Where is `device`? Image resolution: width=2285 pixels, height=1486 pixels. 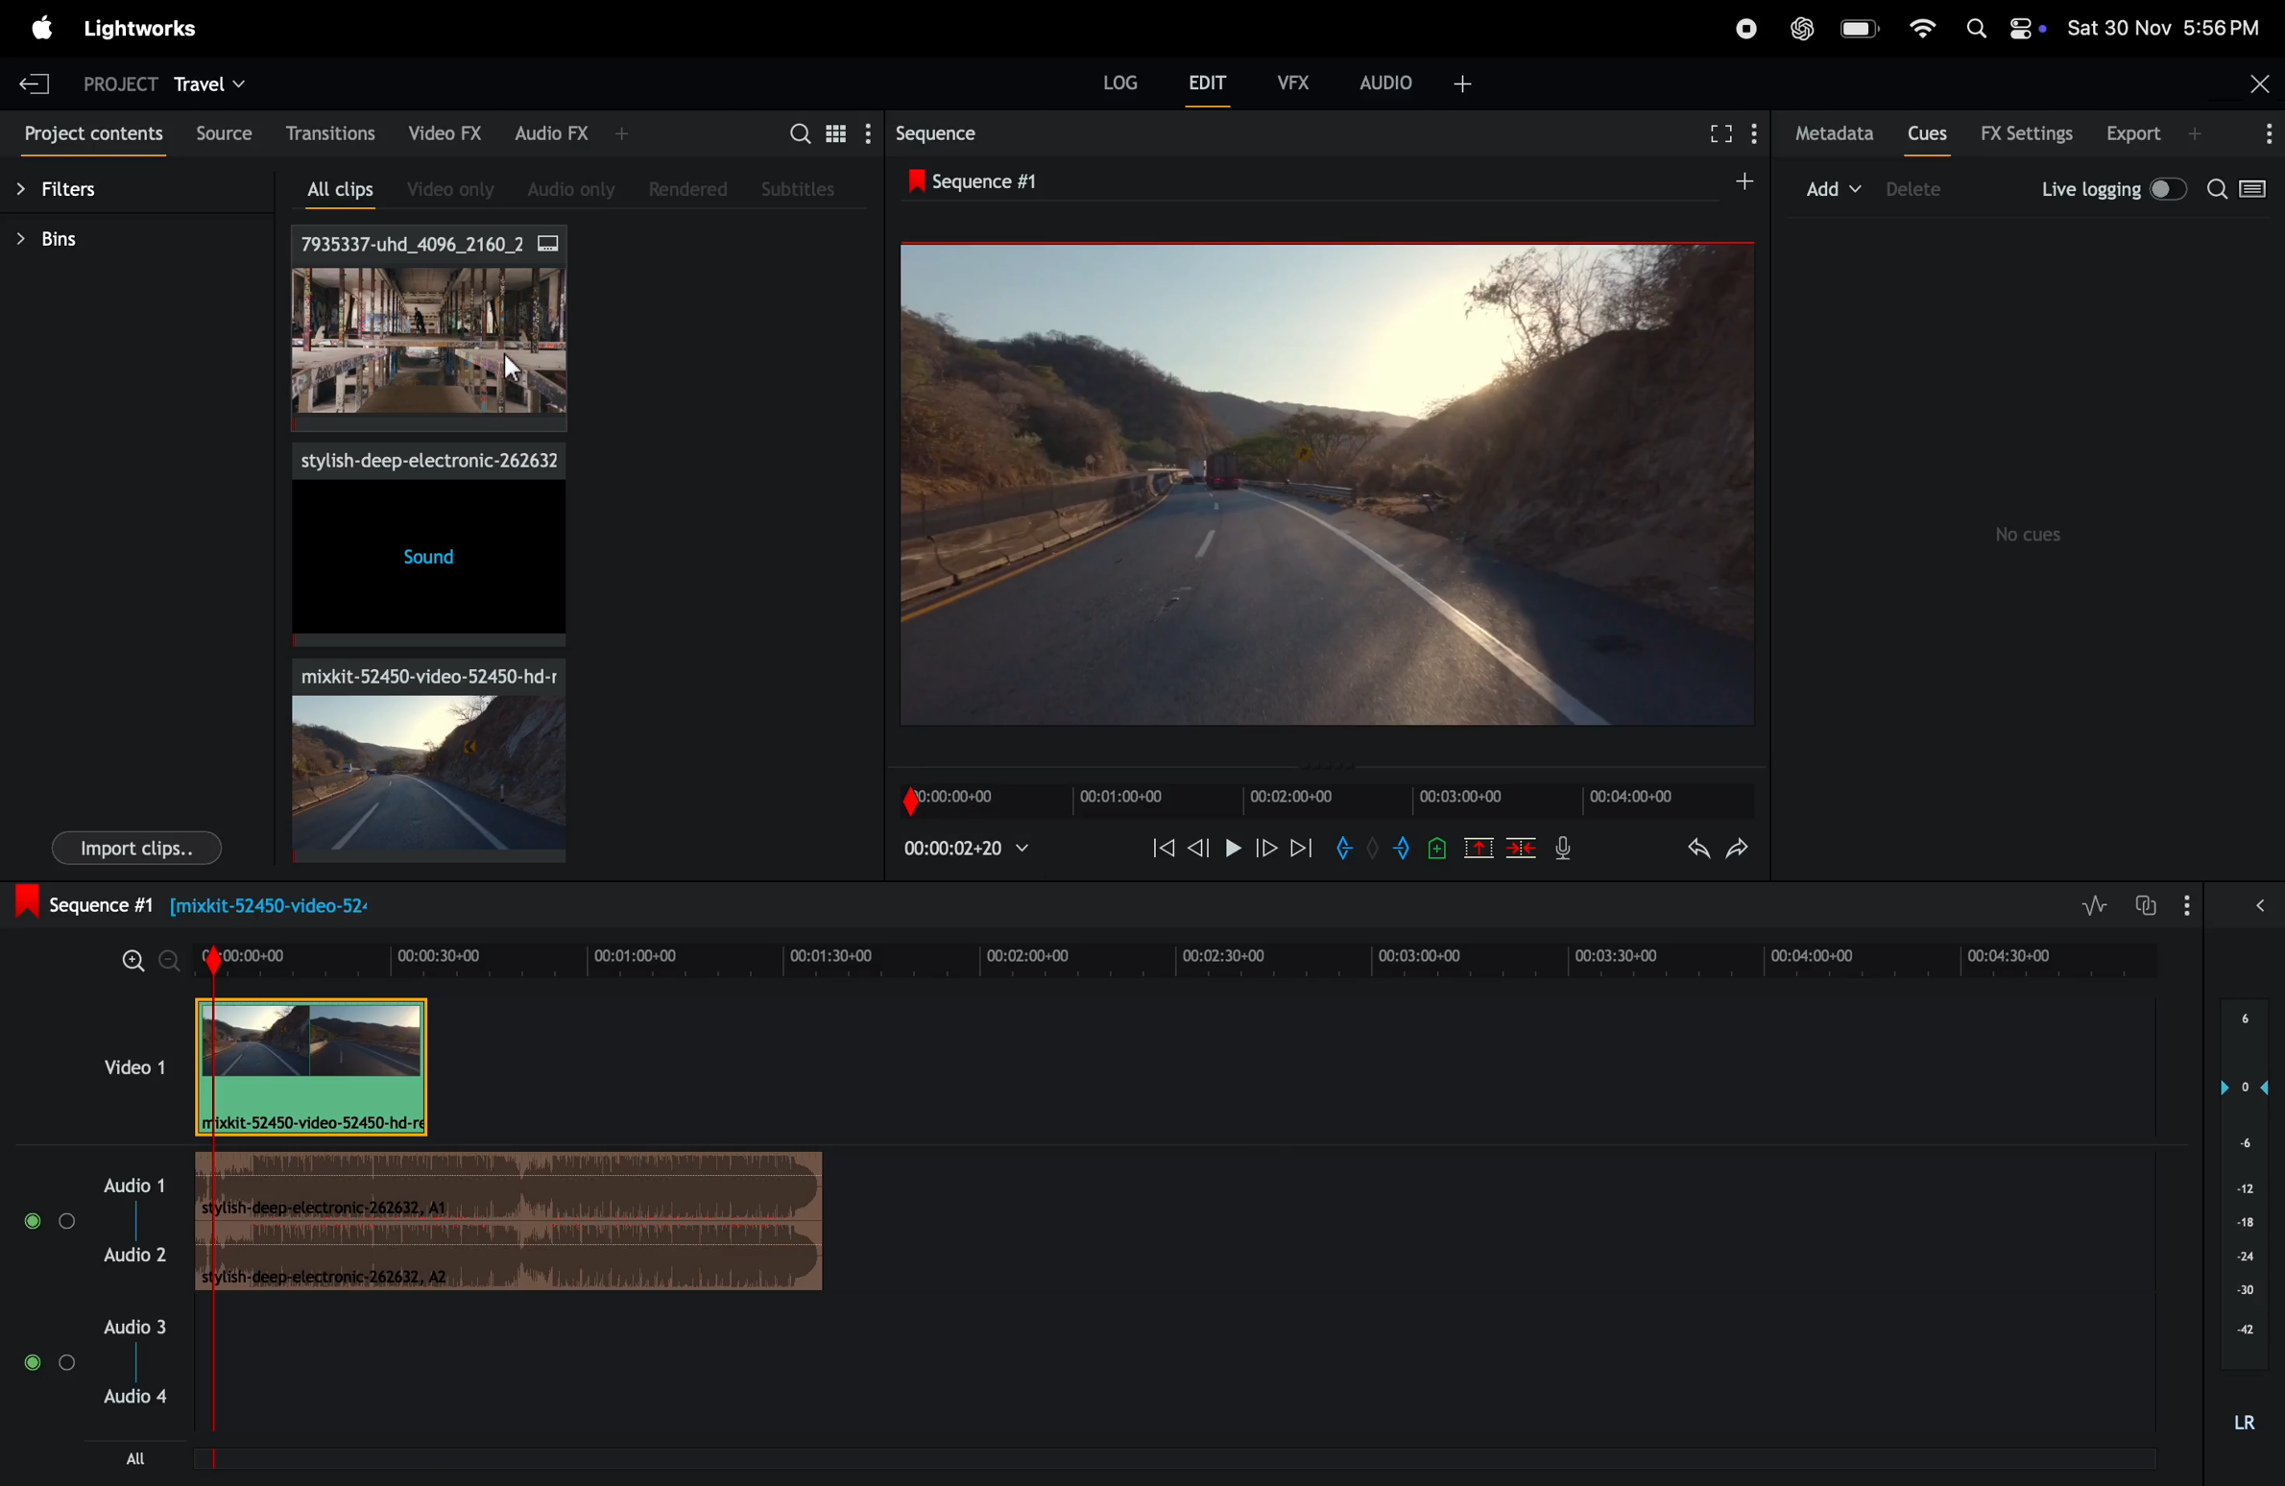
device is located at coordinates (1930, 191).